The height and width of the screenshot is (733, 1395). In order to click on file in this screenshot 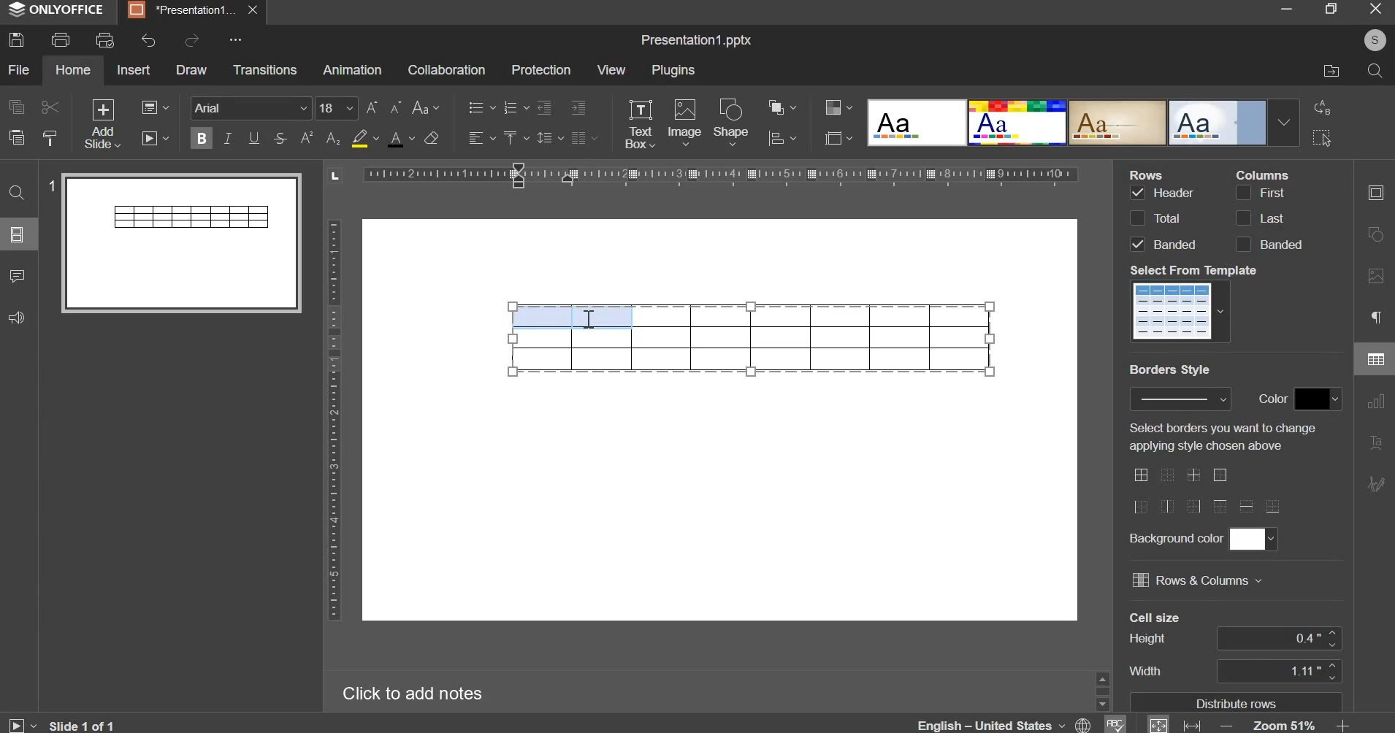, I will do `click(19, 69)`.